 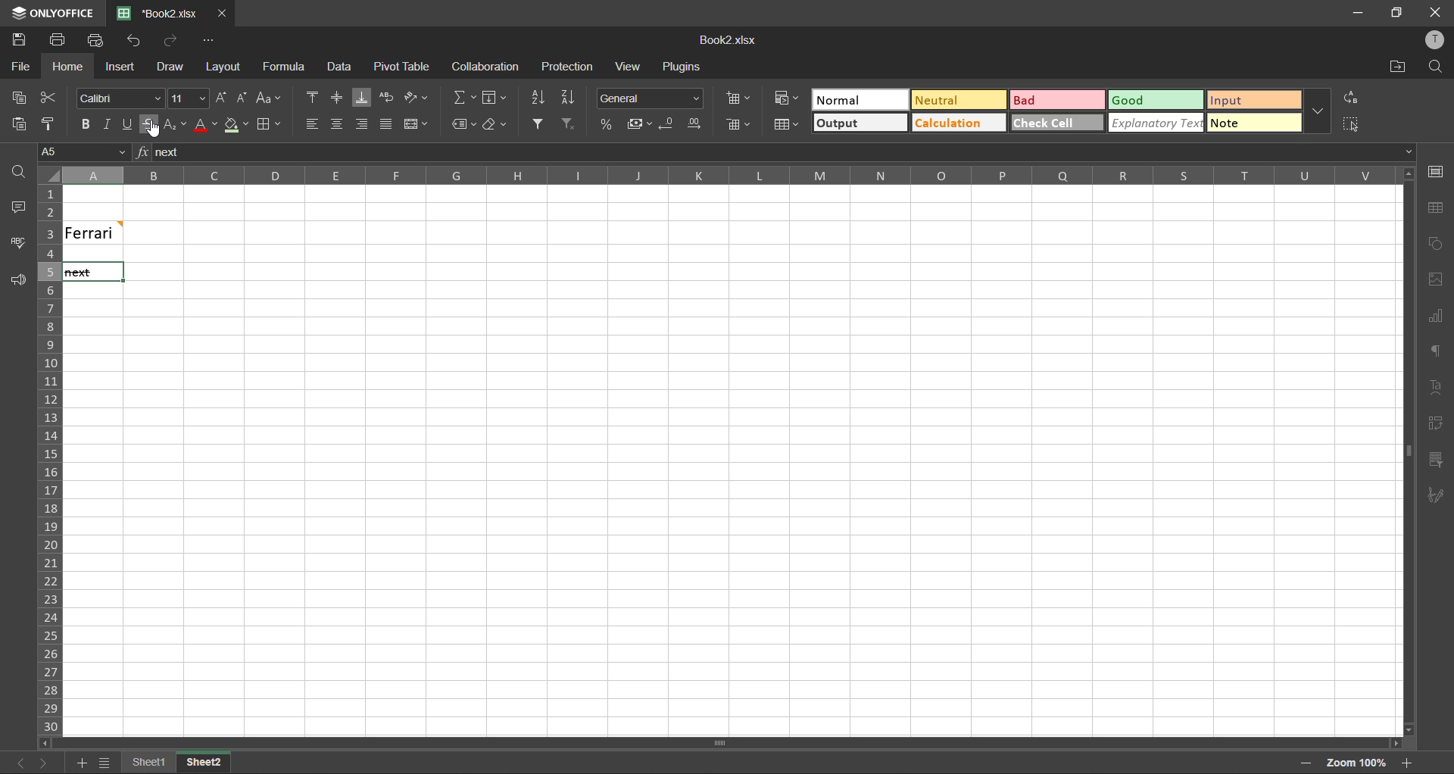 What do you see at coordinates (1437, 423) in the screenshot?
I see `pivot table` at bounding box center [1437, 423].